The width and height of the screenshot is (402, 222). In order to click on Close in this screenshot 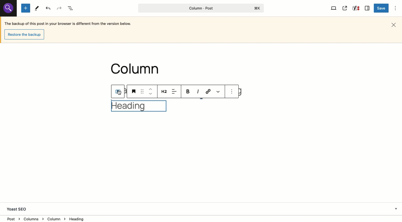, I will do `click(395, 24)`.